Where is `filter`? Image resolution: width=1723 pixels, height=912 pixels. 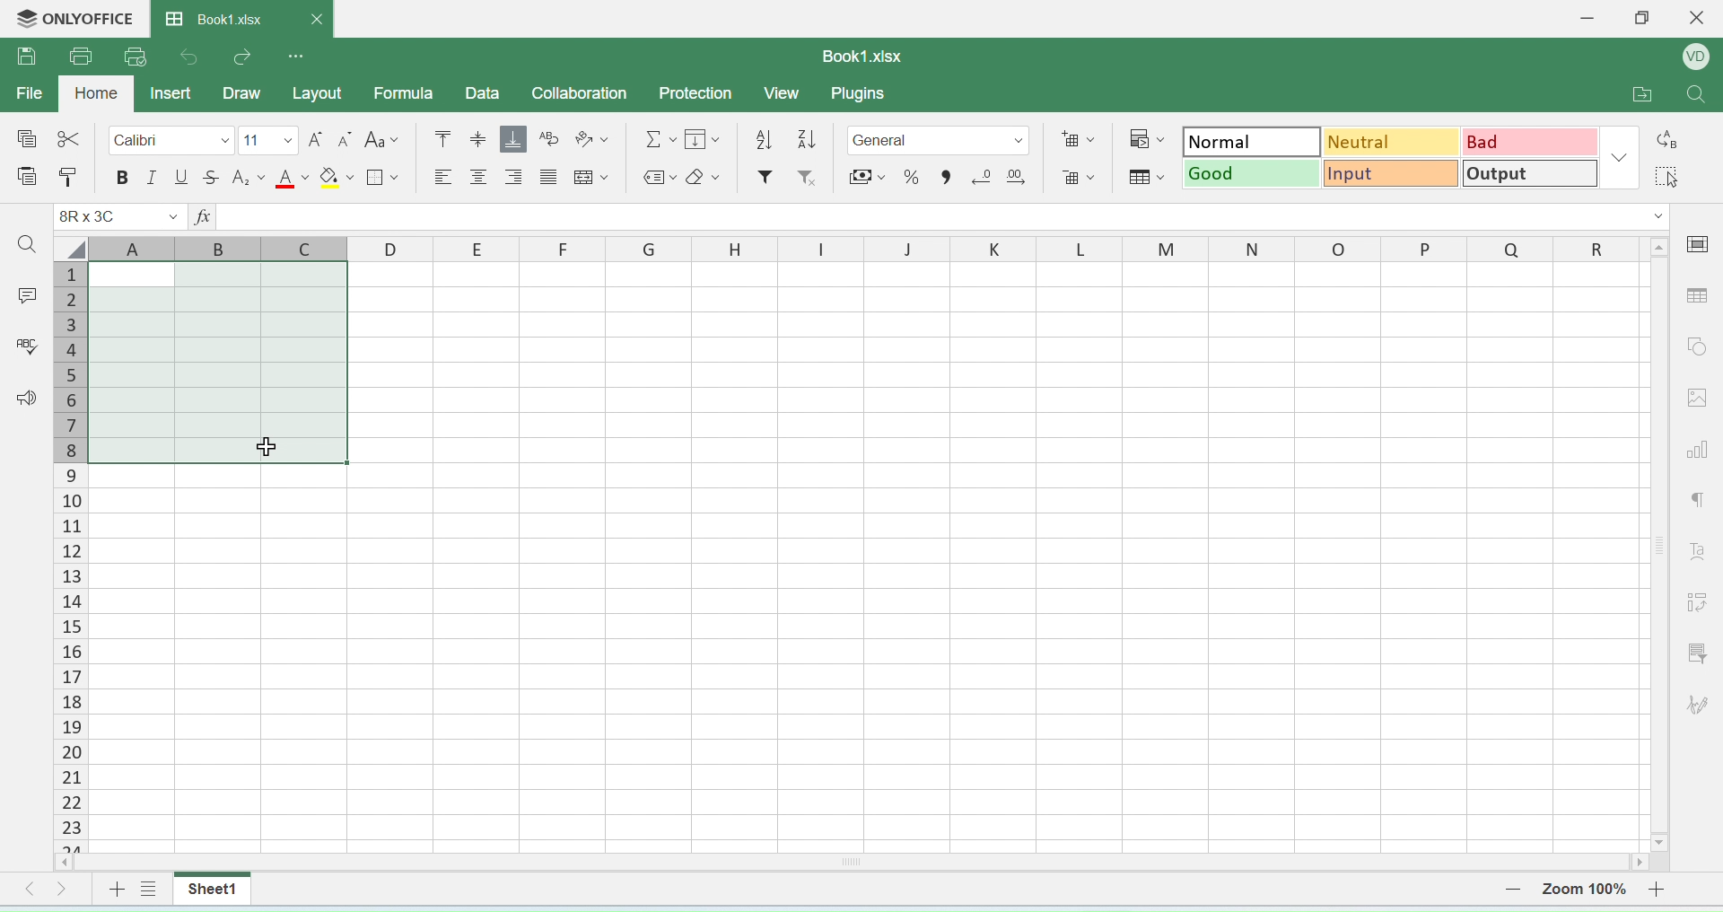
filter is located at coordinates (765, 177).